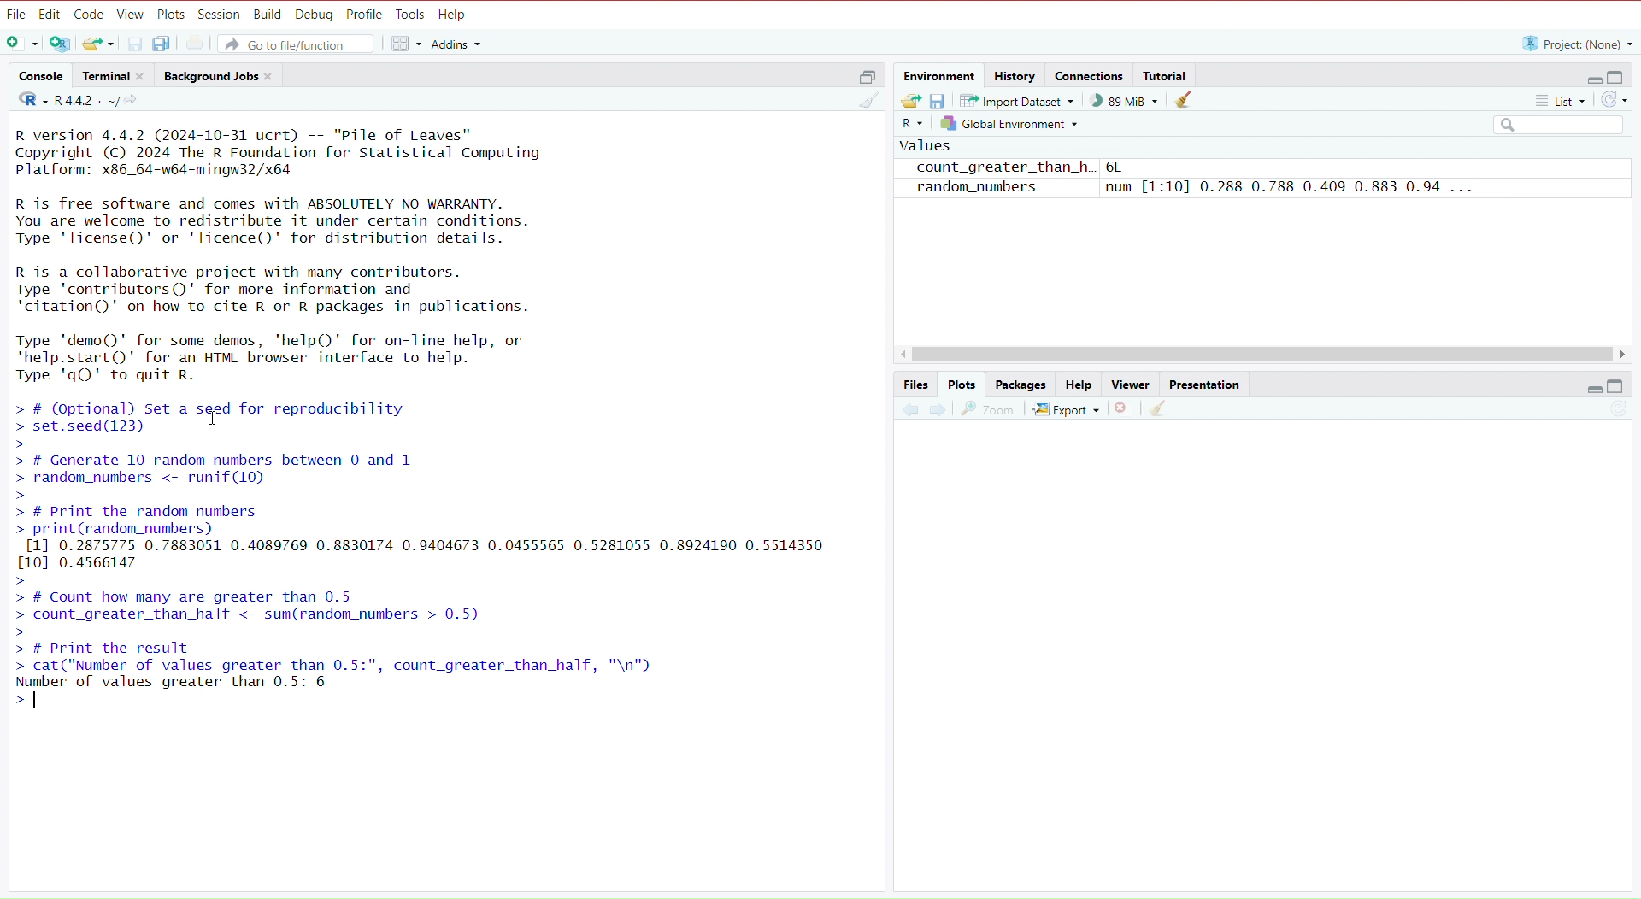 This screenshot has height=899, width=1641. Describe the element at coordinates (1079, 384) in the screenshot. I see `Help` at that location.